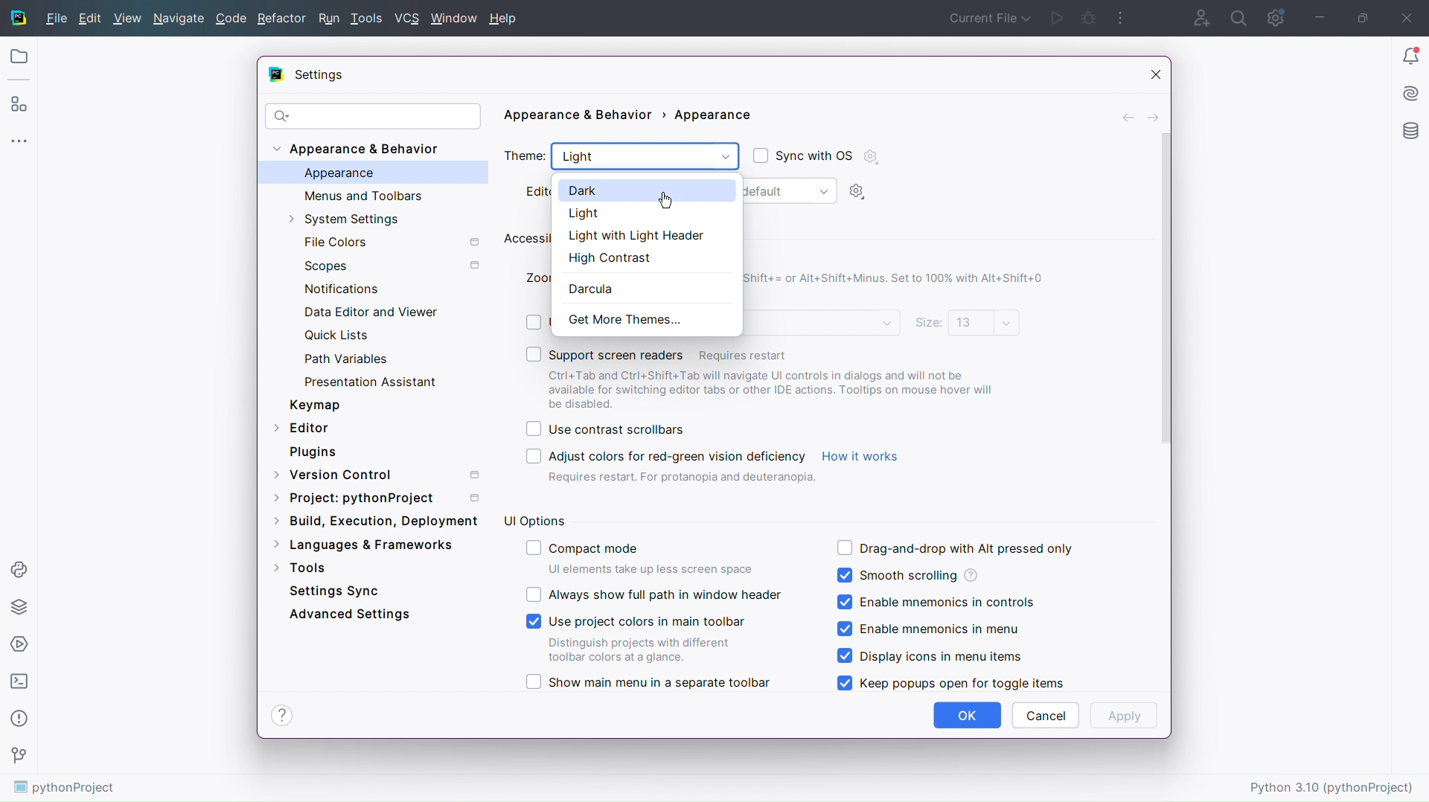  Describe the element at coordinates (19, 139) in the screenshot. I see `More` at that location.